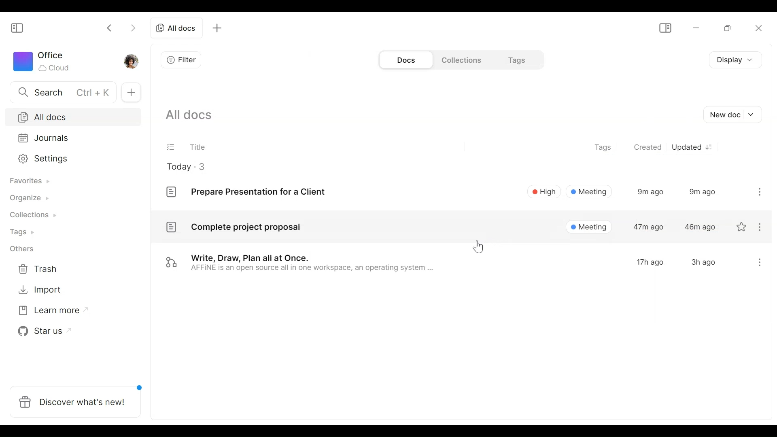 This screenshot has width=777, height=437. What do you see at coordinates (603, 148) in the screenshot?
I see `Tags` at bounding box center [603, 148].